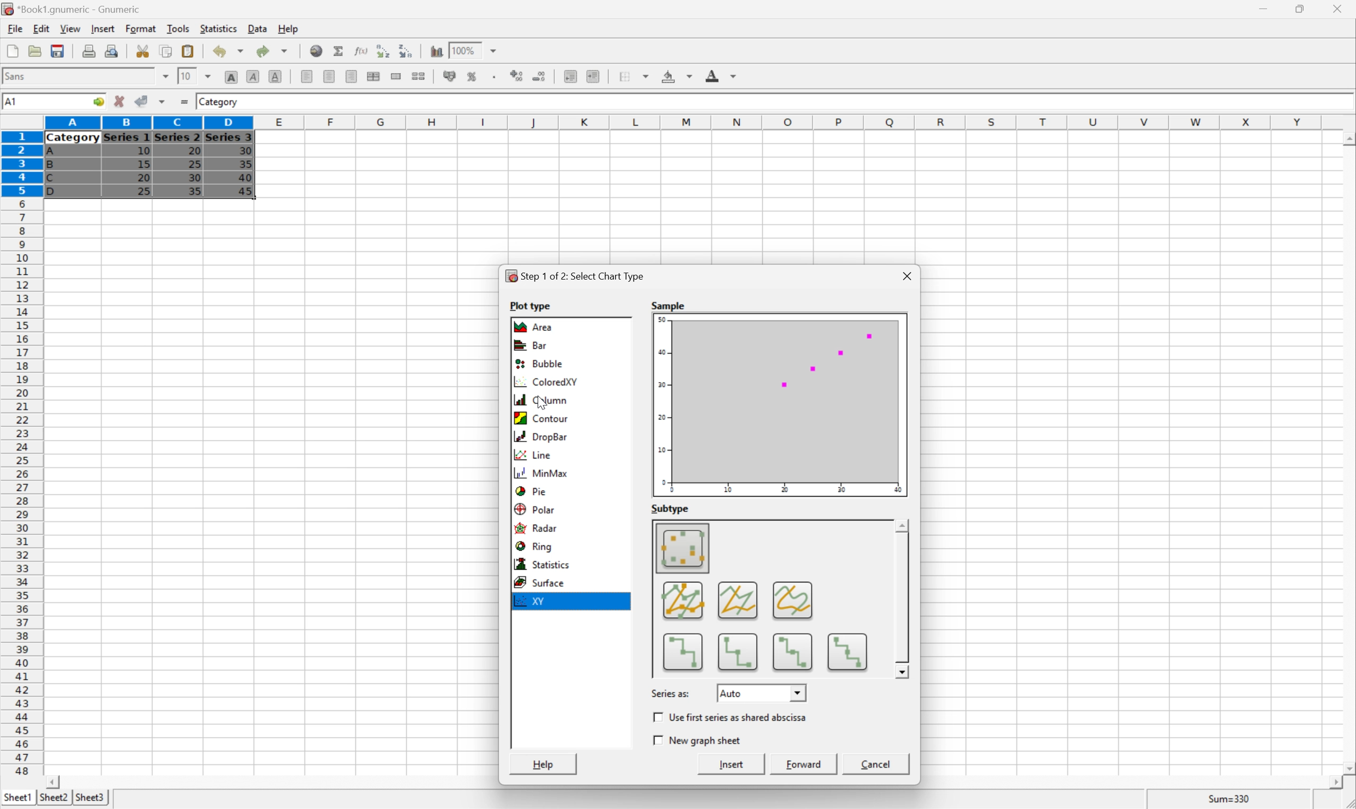 The image size is (1356, 809). What do you see at coordinates (186, 100) in the screenshot?
I see `Enter formula` at bounding box center [186, 100].